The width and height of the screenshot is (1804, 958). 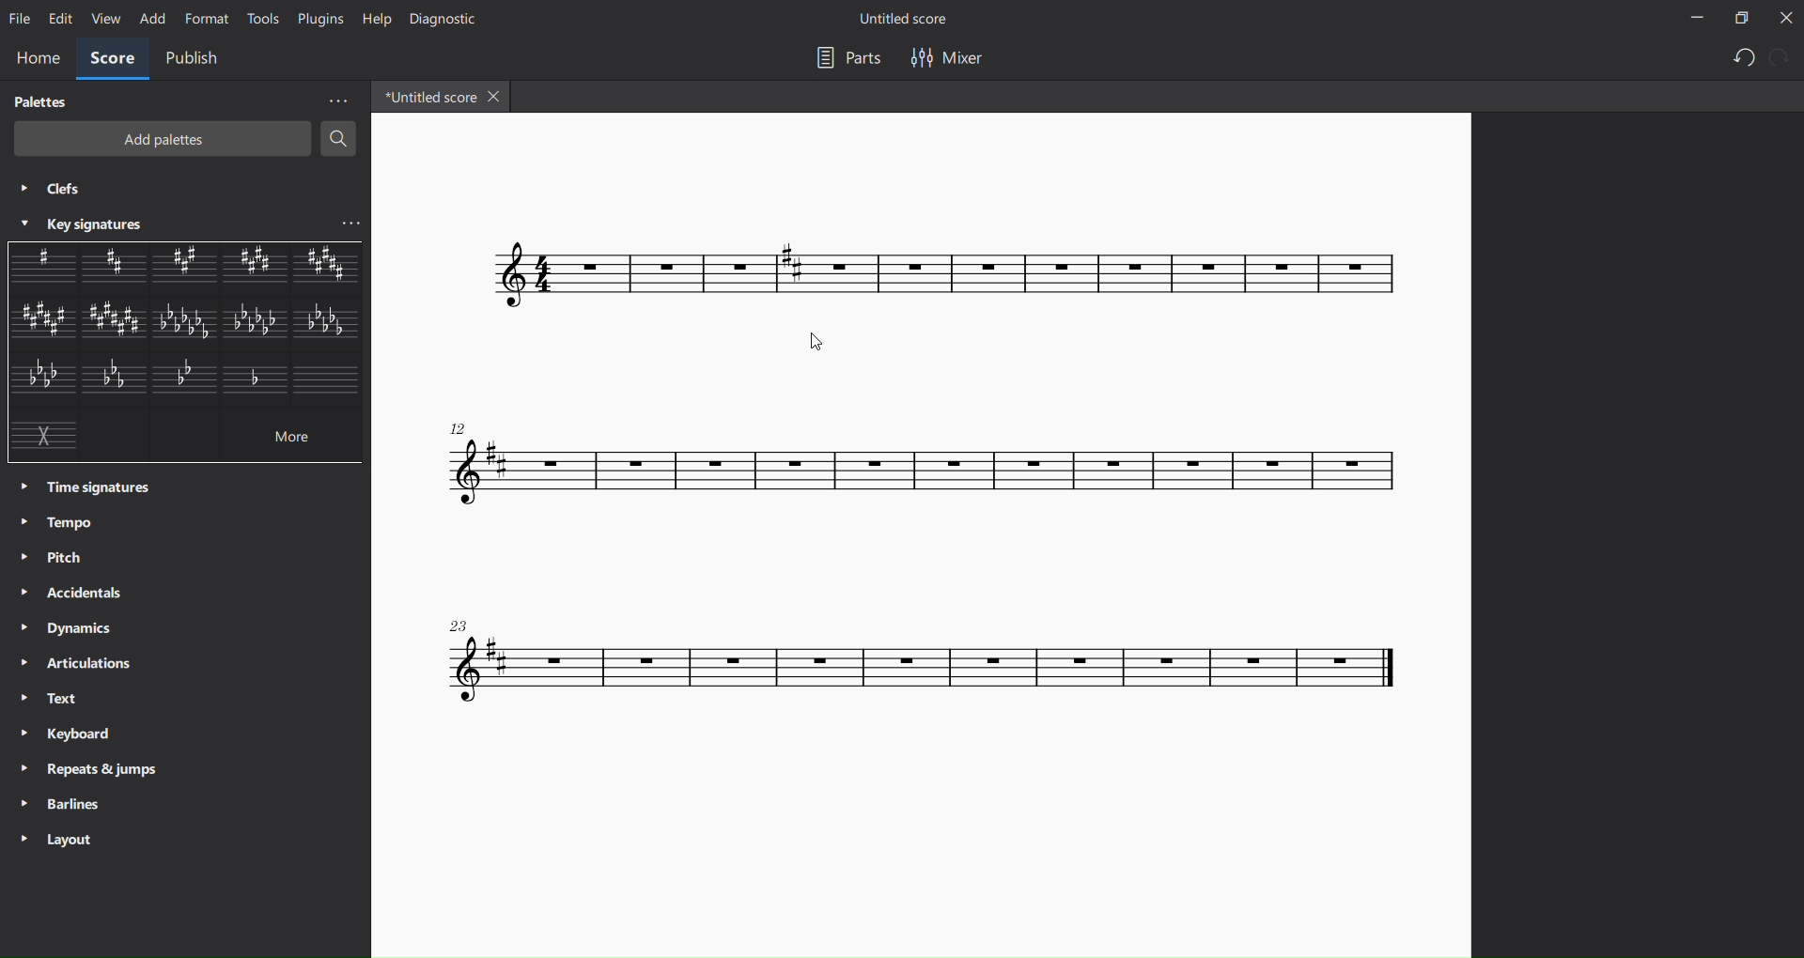 I want to click on redo, so click(x=1779, y=57).